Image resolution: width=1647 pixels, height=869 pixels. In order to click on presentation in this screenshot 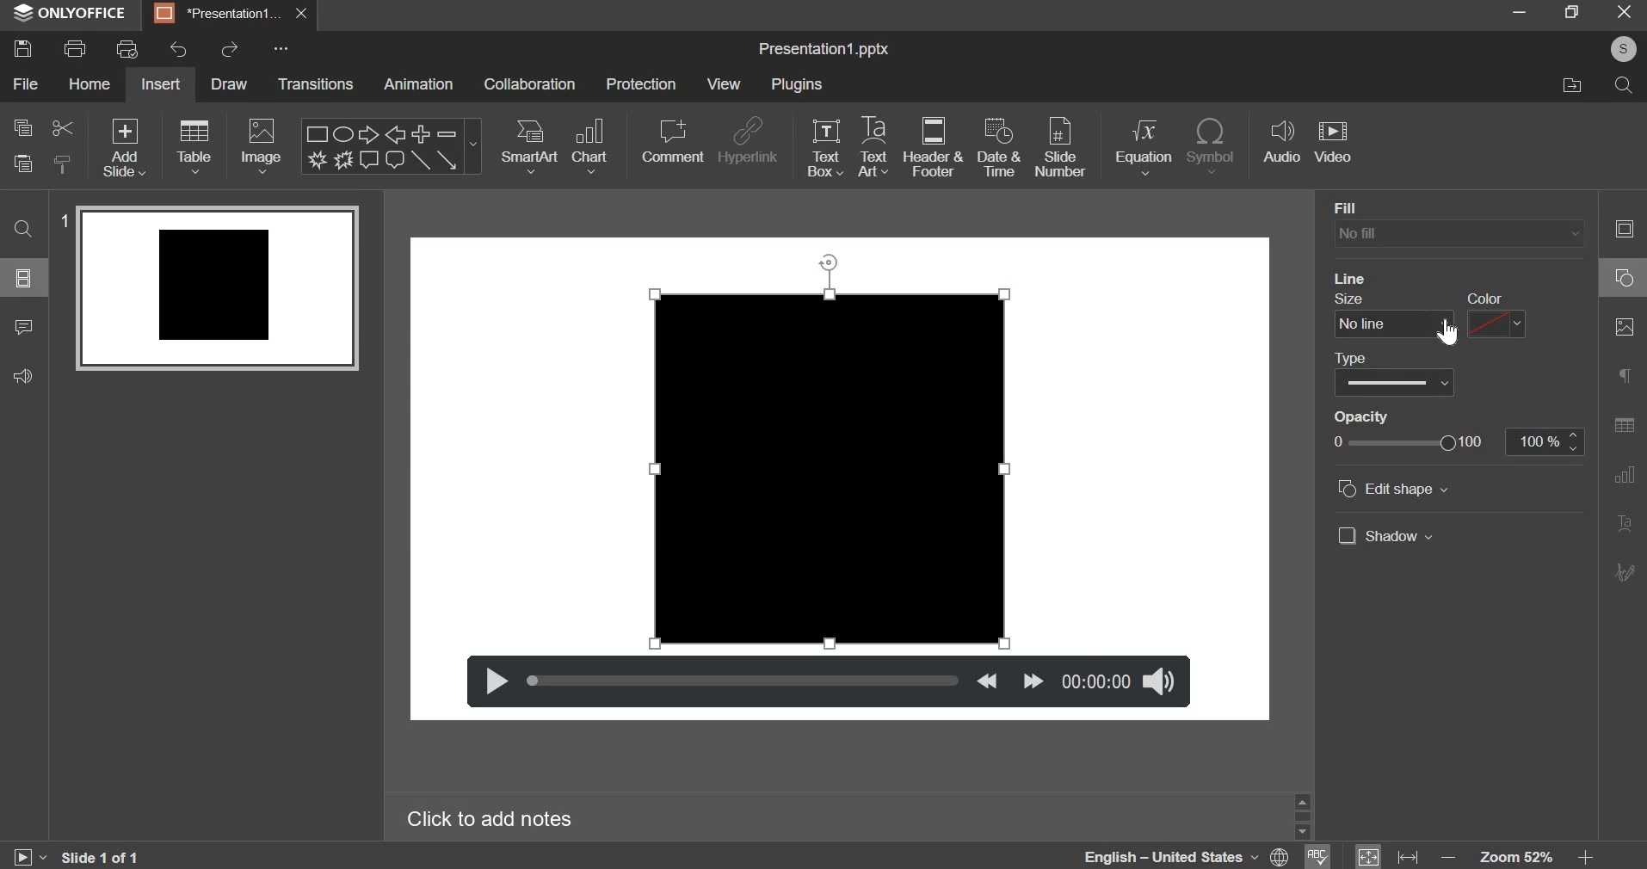, I will do `click(230, 15)`.